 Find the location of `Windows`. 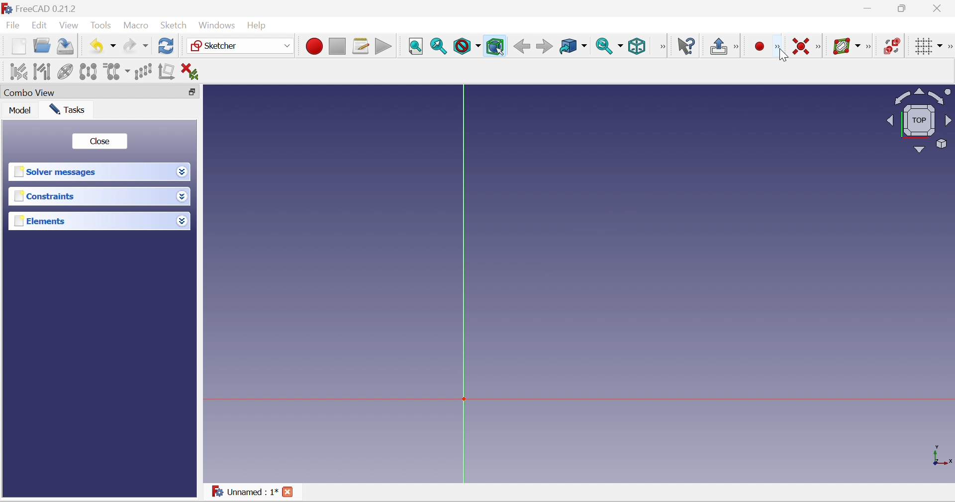

Windows is located at coordinates (217, 25).